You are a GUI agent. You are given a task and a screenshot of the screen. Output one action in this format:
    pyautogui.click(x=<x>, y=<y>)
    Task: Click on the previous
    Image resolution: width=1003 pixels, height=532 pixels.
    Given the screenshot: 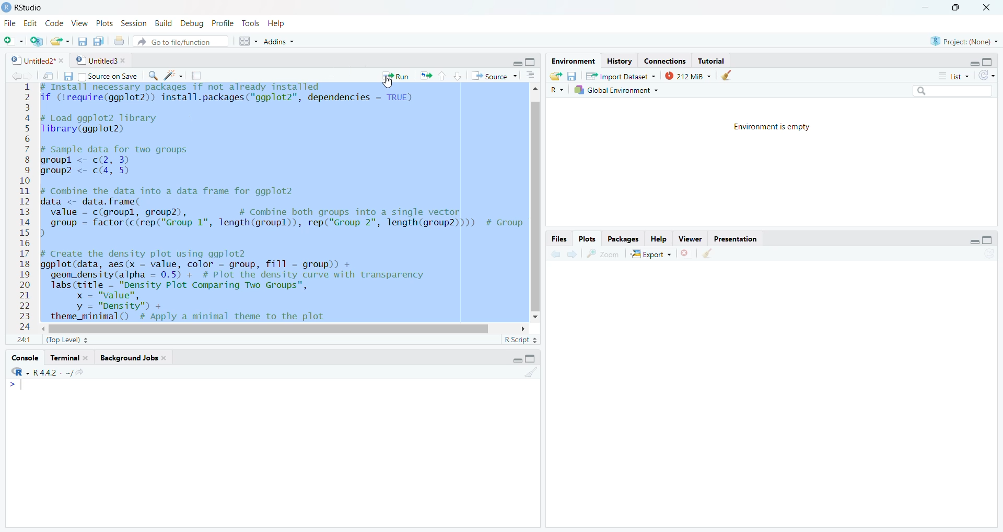 What is the action you would take?
    pyautogui.click(x=14, y=75)
    